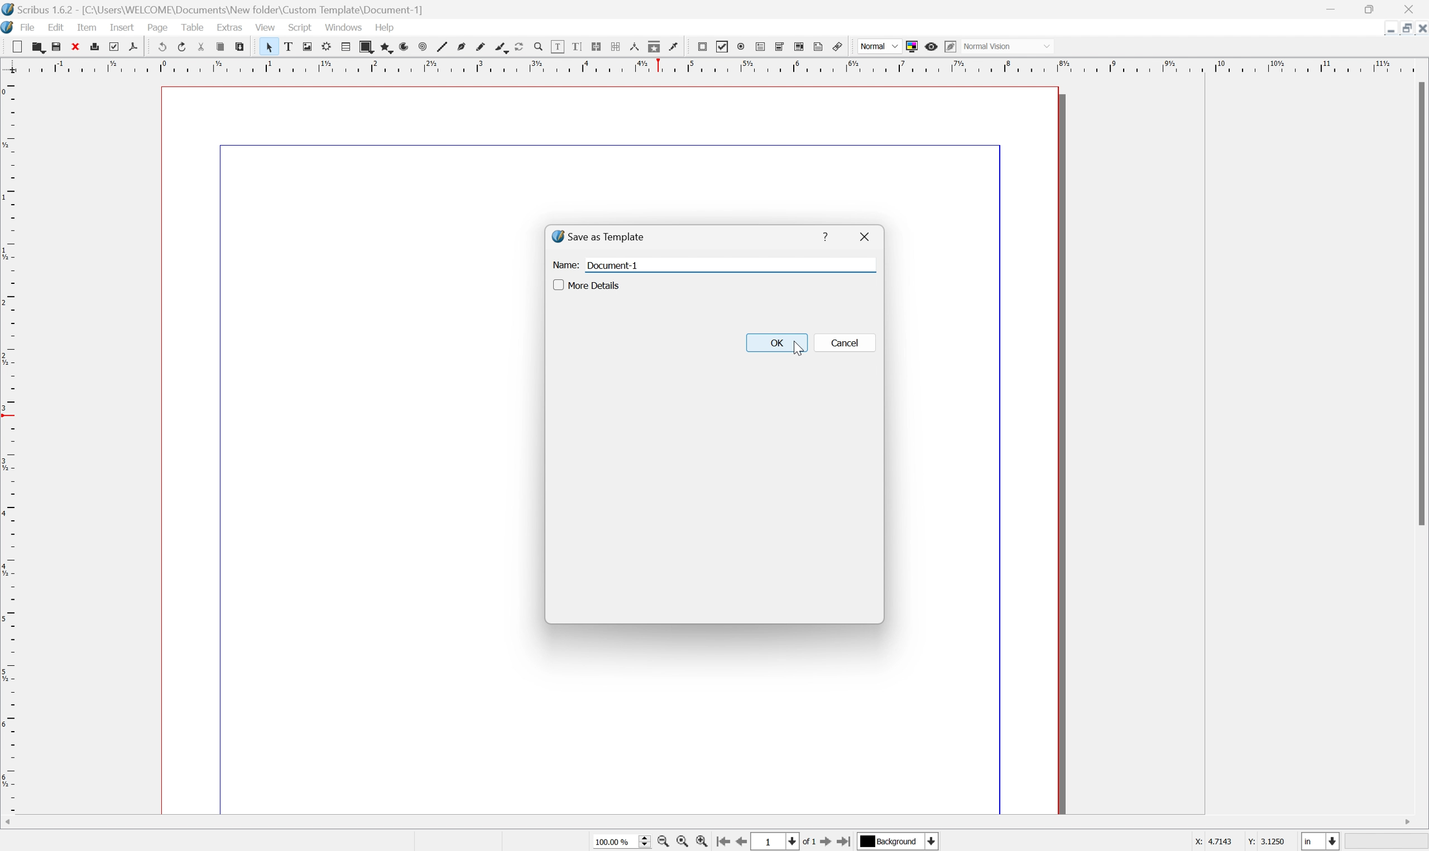 This screenshot has width=1429, height=851. Describe the element at coordinates (221, 47) in the screenshot. I see `copy` at that location.